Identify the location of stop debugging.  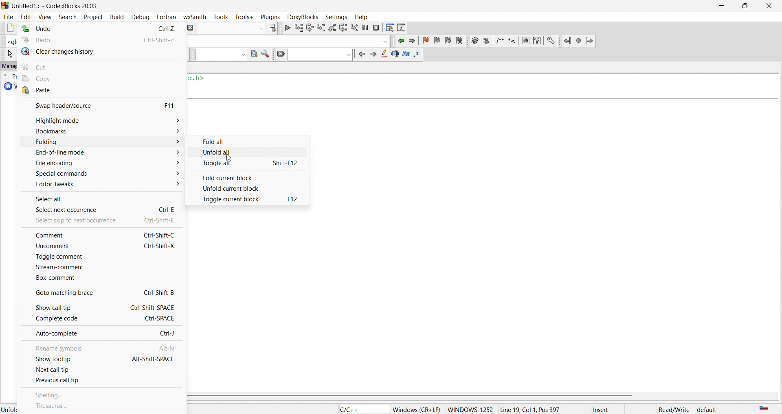
(377, 28).